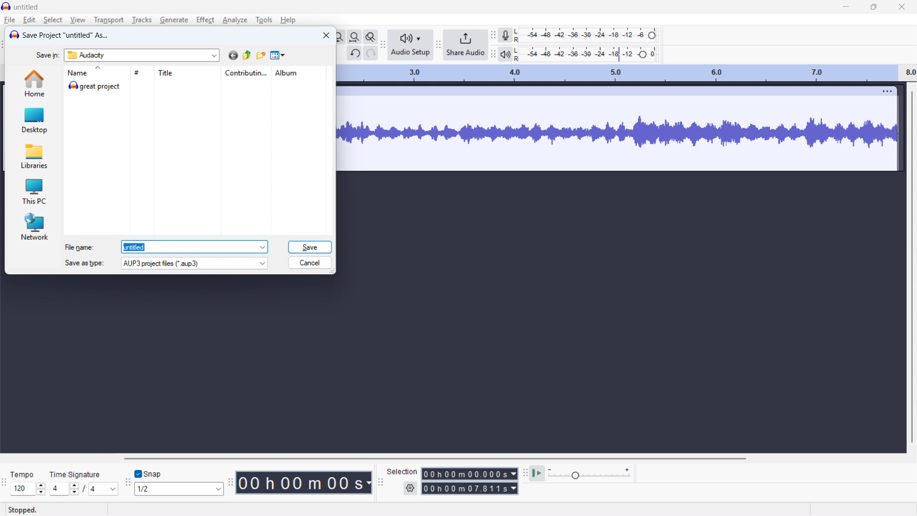 The image size is (917, 516). Describe the element at coordinates (845, 8) in the screenshot. I see `minimise ` at that location.